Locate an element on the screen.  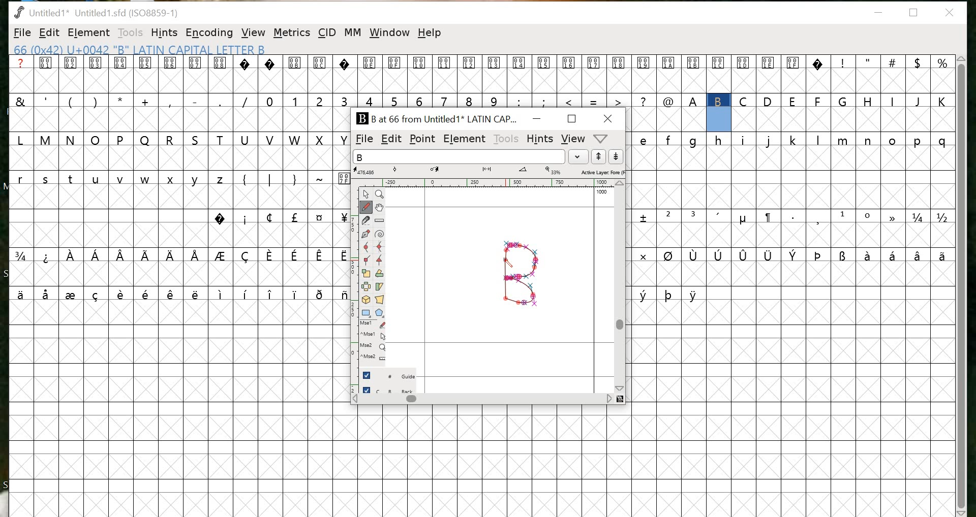
Flip is located at coordinates (367, 288).